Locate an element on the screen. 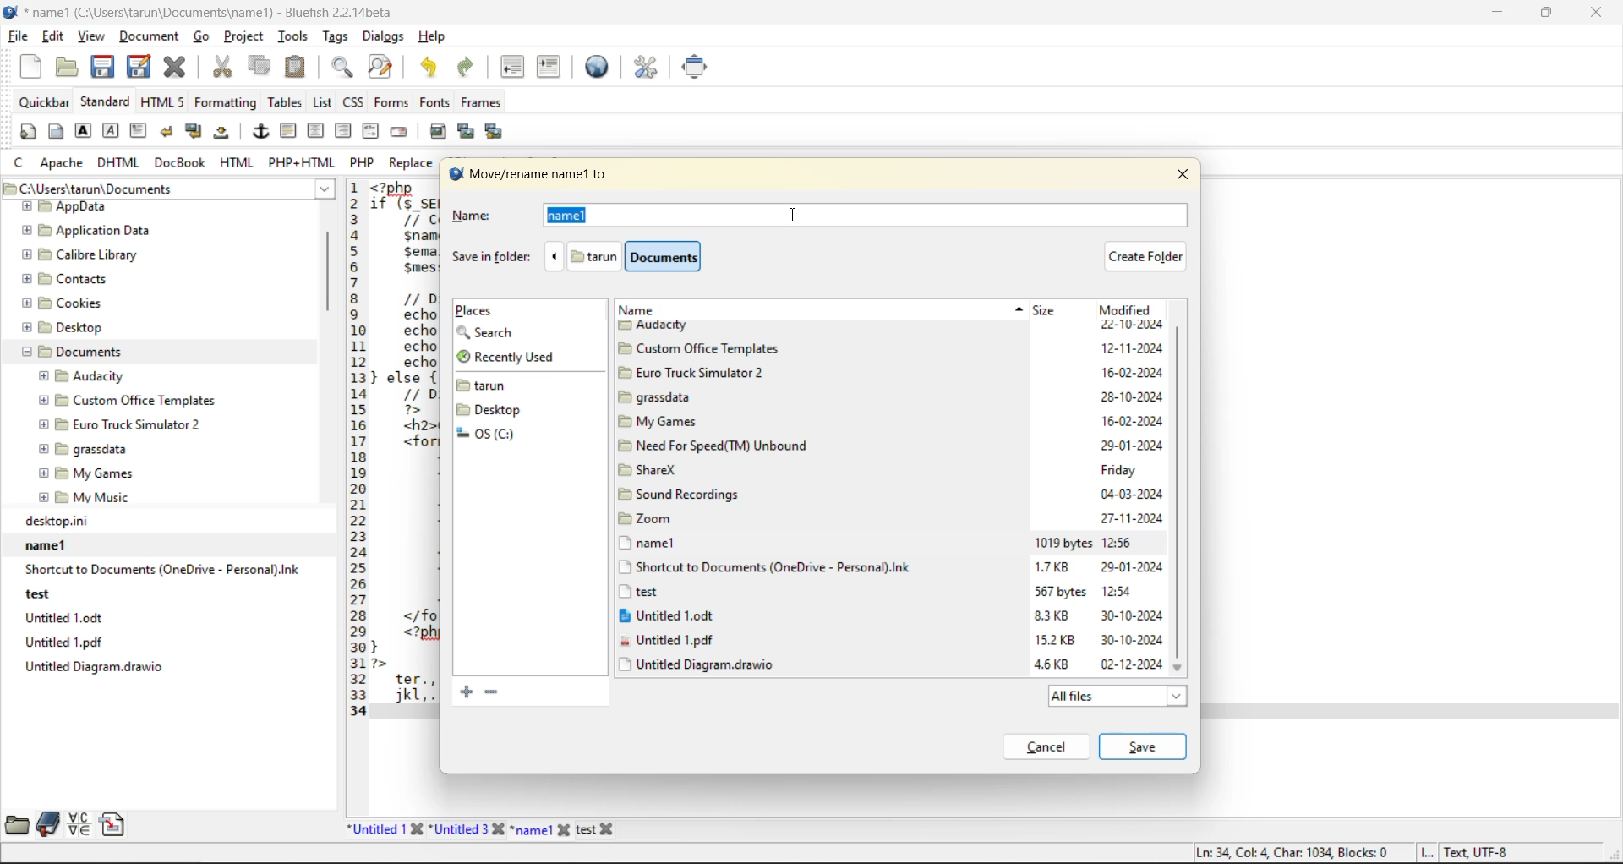 This screenshot has width=1623, height=864. insert  image is located at coordinates (439, 130).